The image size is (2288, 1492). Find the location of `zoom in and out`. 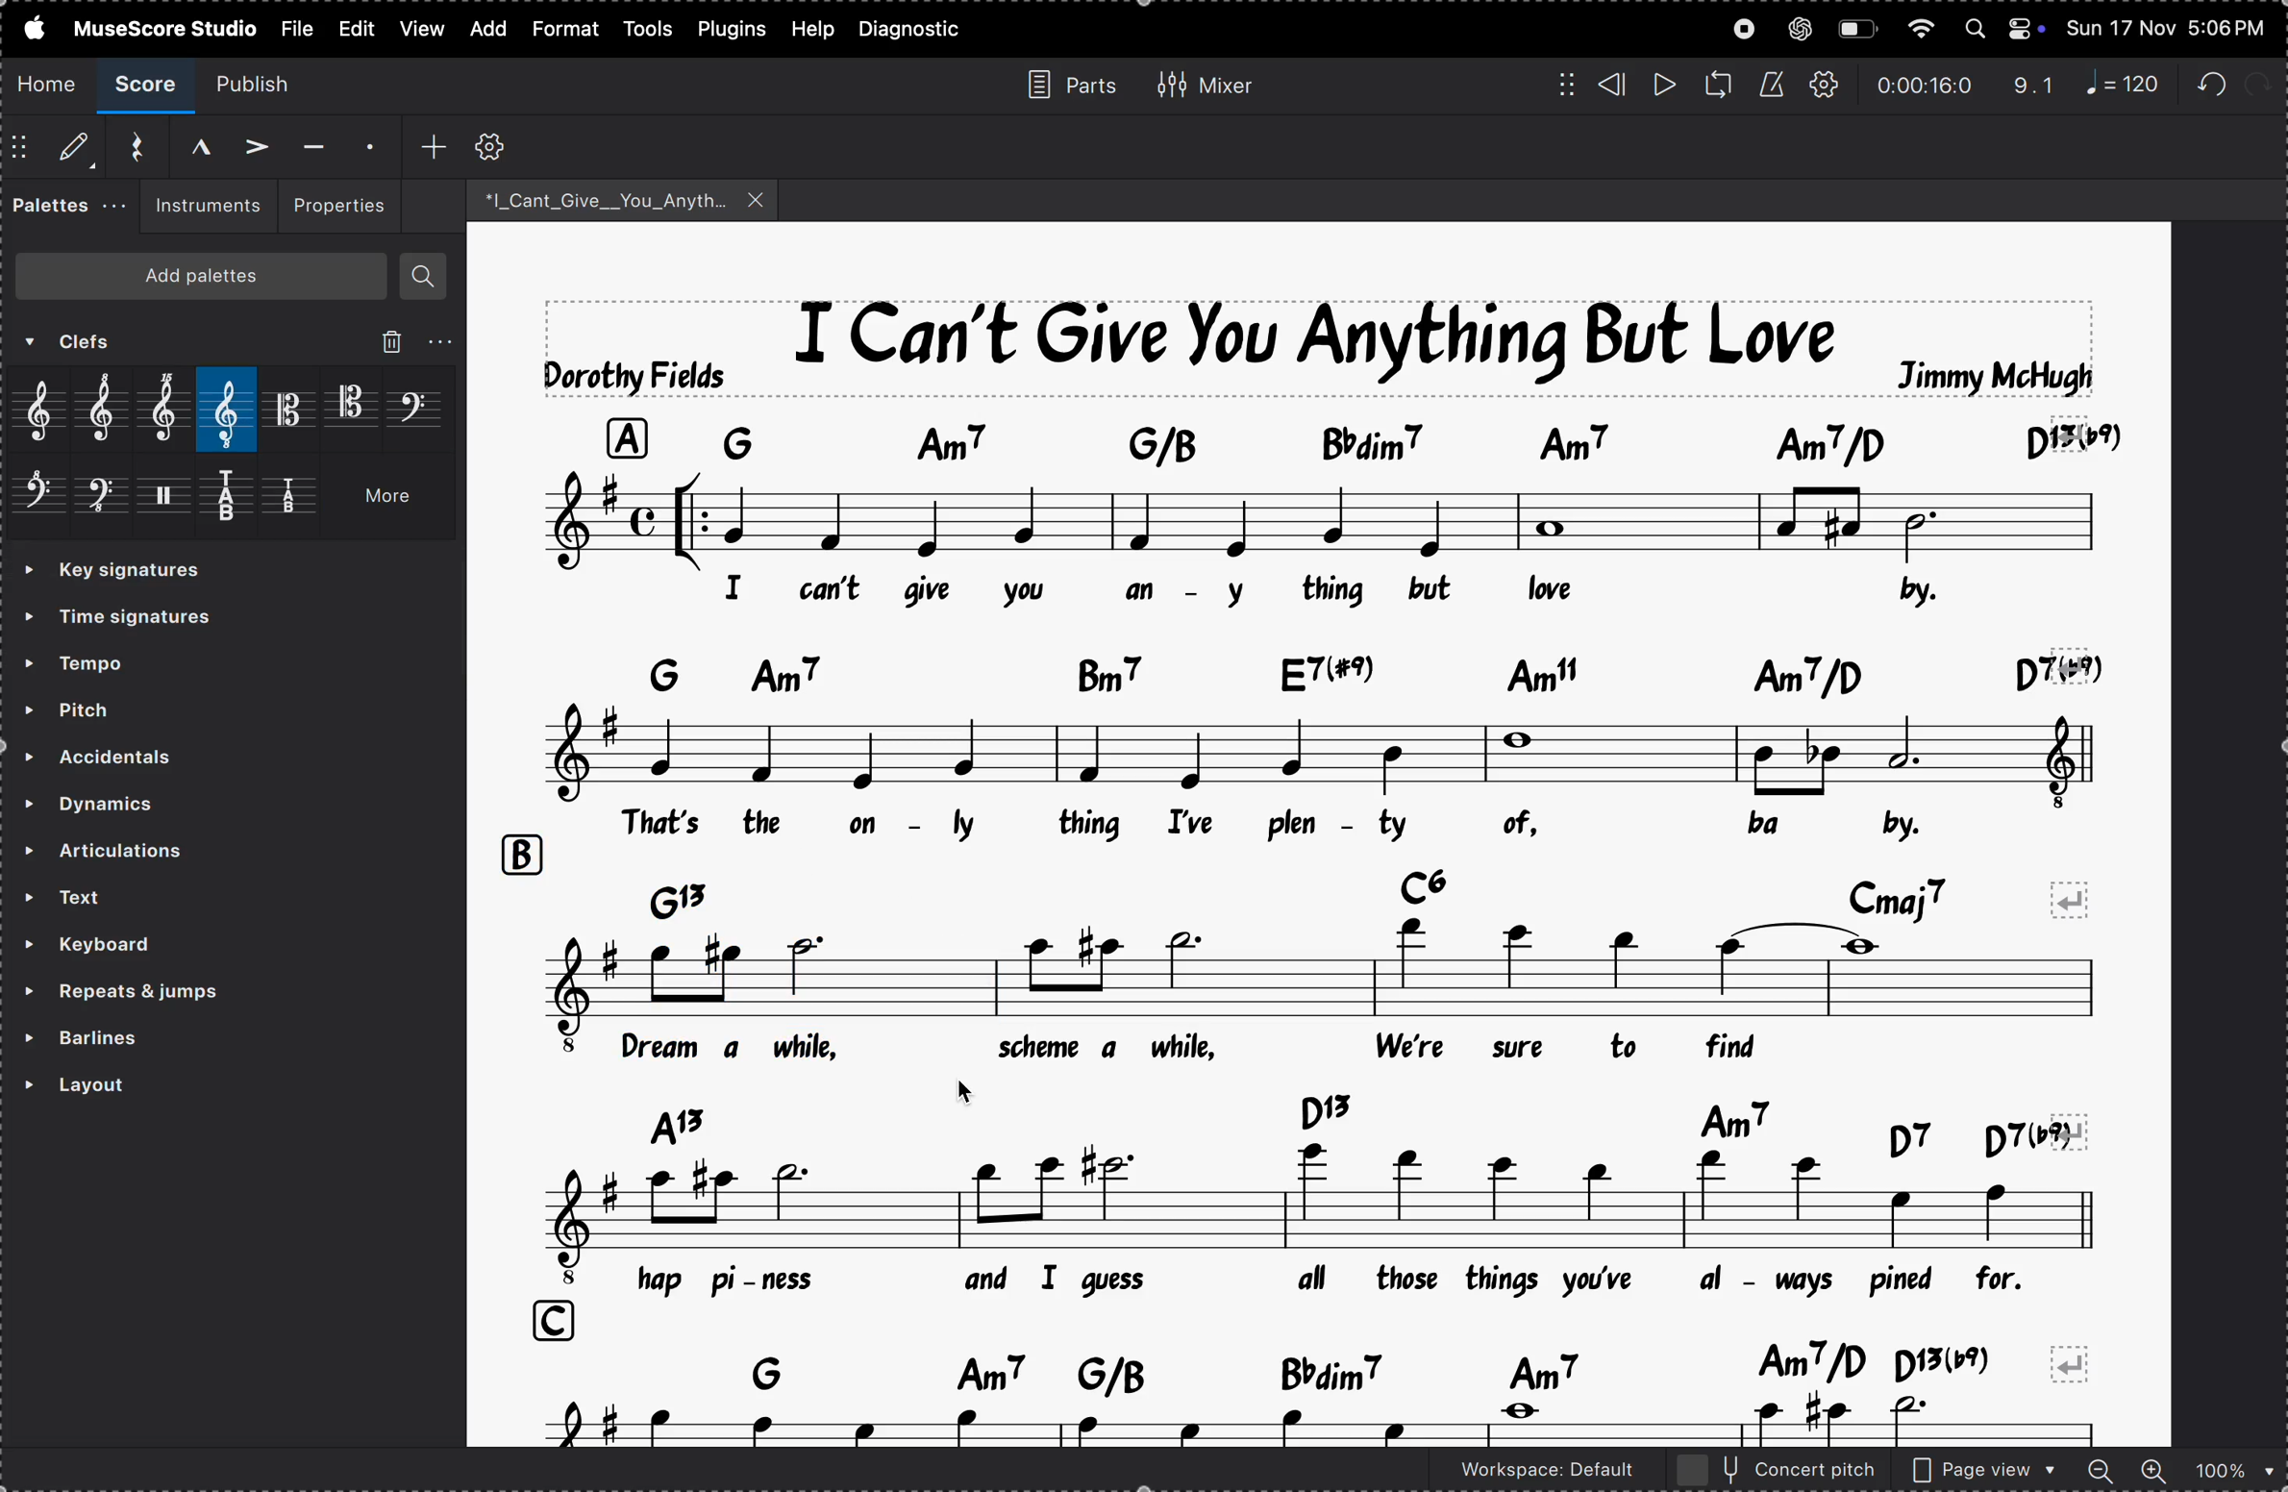

zoom in and out is located at coordinates (2179, 1472).